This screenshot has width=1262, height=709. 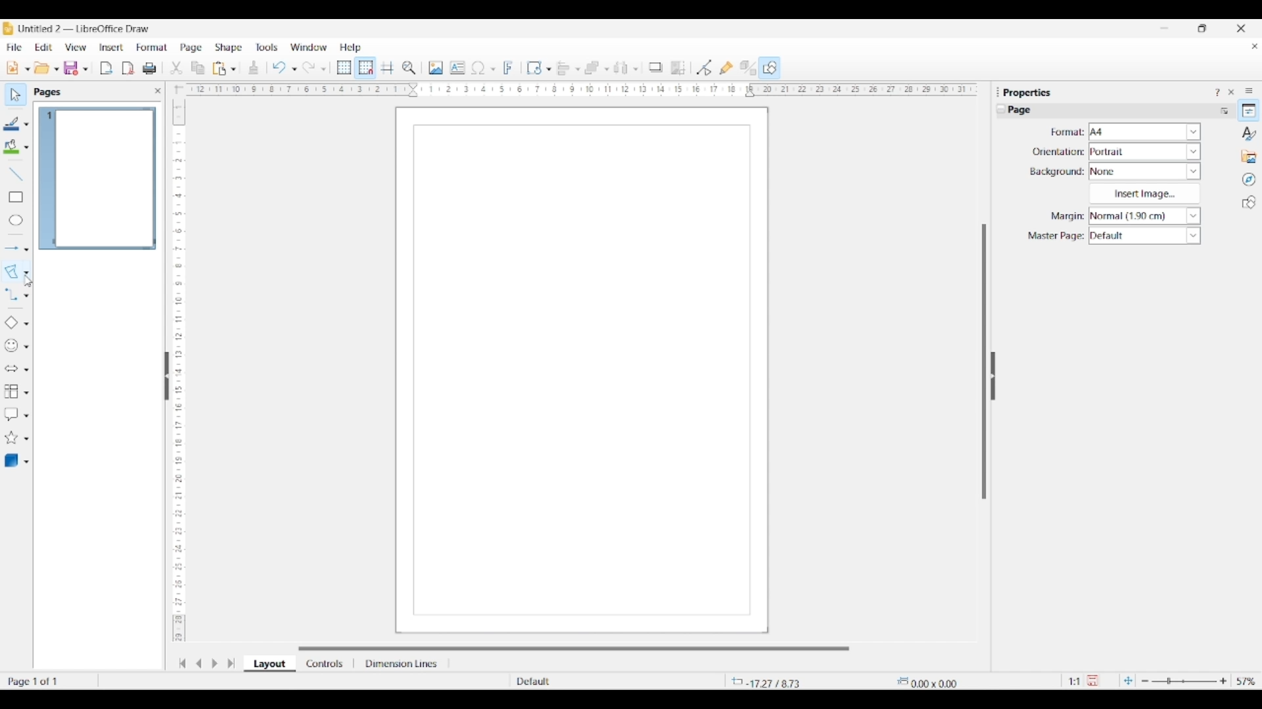 What do you see at coordinates (326, 664) in the screenshot?
I see `Controls` at bounding box center [326, 664].